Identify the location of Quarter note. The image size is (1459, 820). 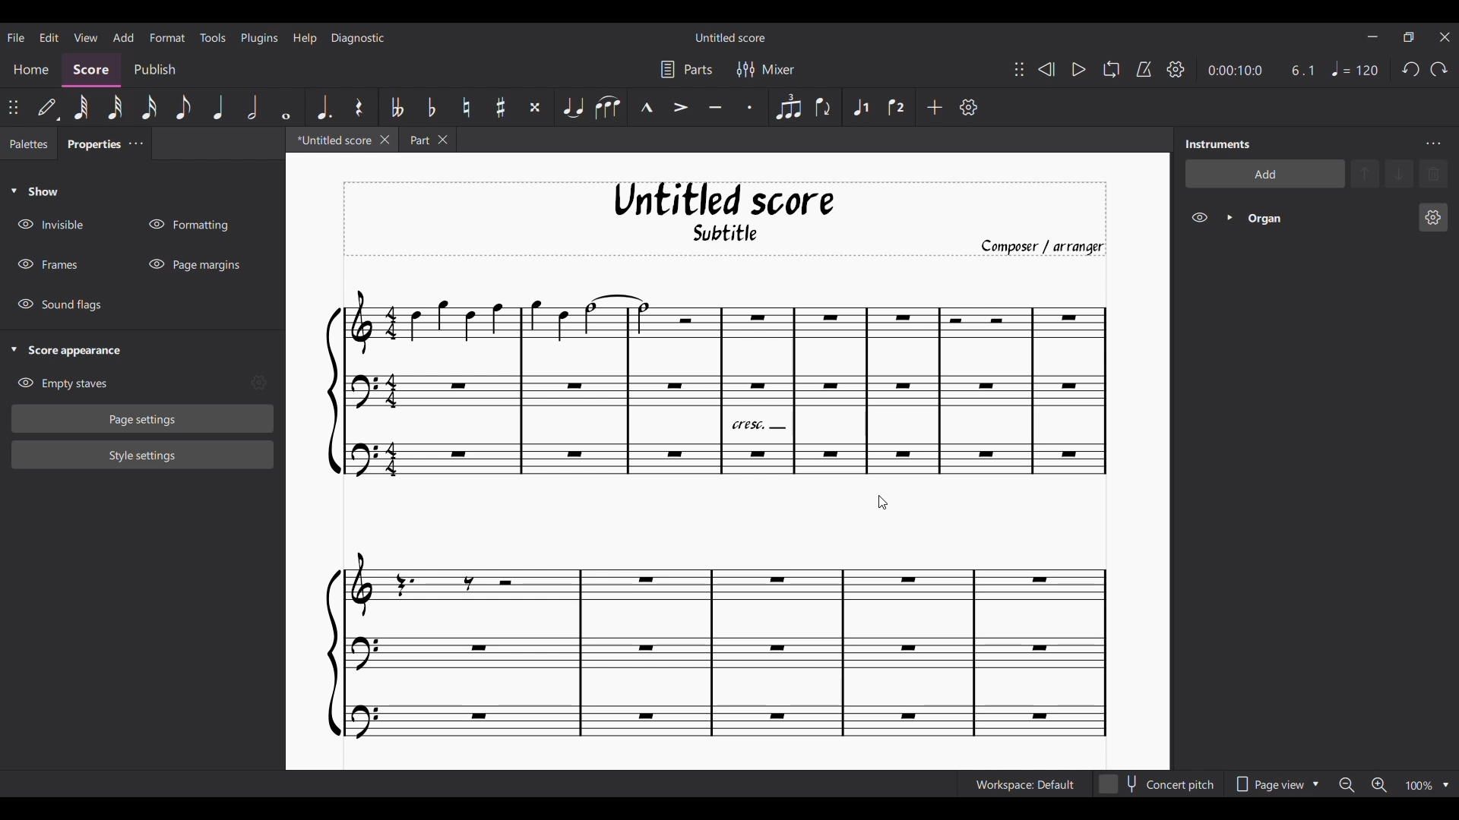
(218, 107).